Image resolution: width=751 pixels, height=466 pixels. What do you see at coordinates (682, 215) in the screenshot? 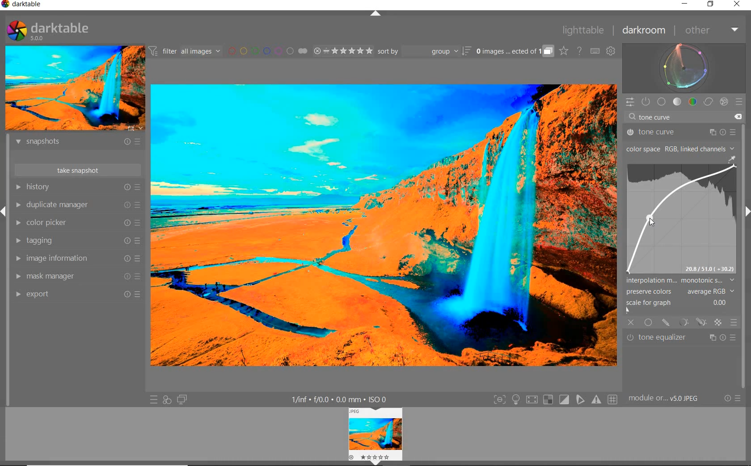
I see `TONE CURVE` at bounding box center [682, 215].